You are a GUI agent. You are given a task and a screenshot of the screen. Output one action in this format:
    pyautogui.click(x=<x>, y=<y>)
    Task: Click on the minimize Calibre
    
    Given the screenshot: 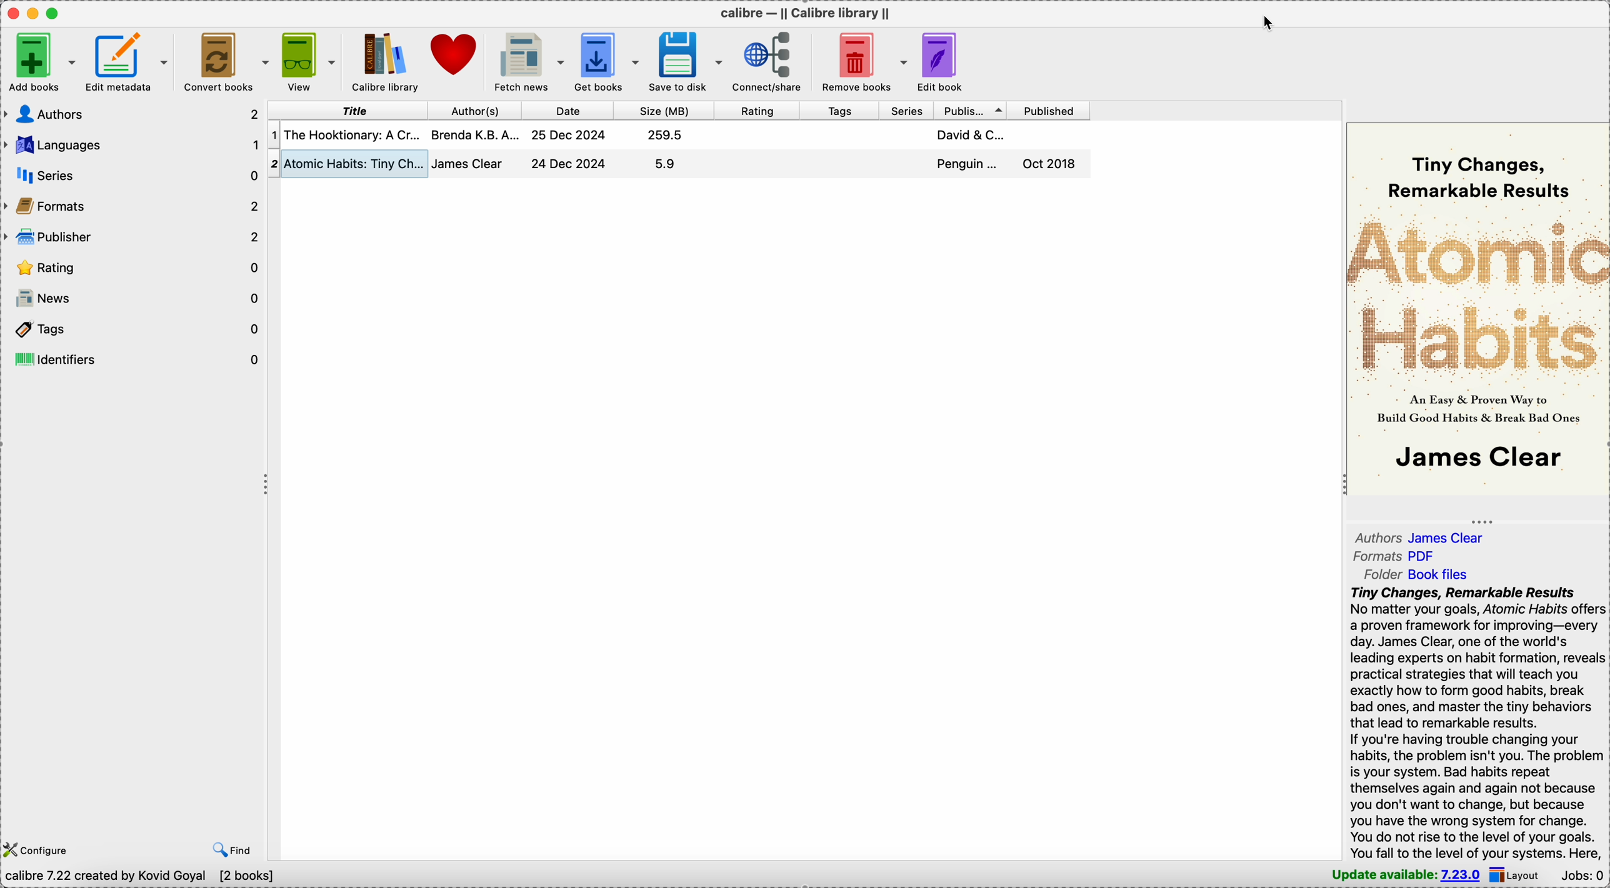 What is the action you would take?
    pyautogui.click(x=33, y=14)
    